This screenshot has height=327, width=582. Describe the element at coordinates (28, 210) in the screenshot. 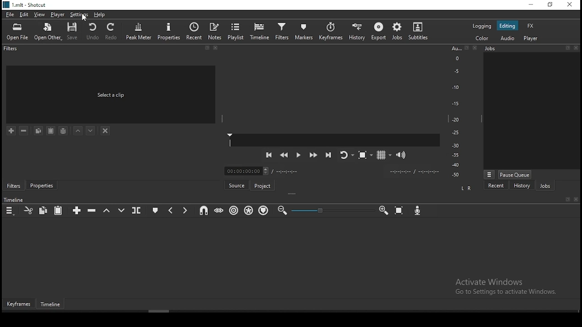

I see `cut` at that location.